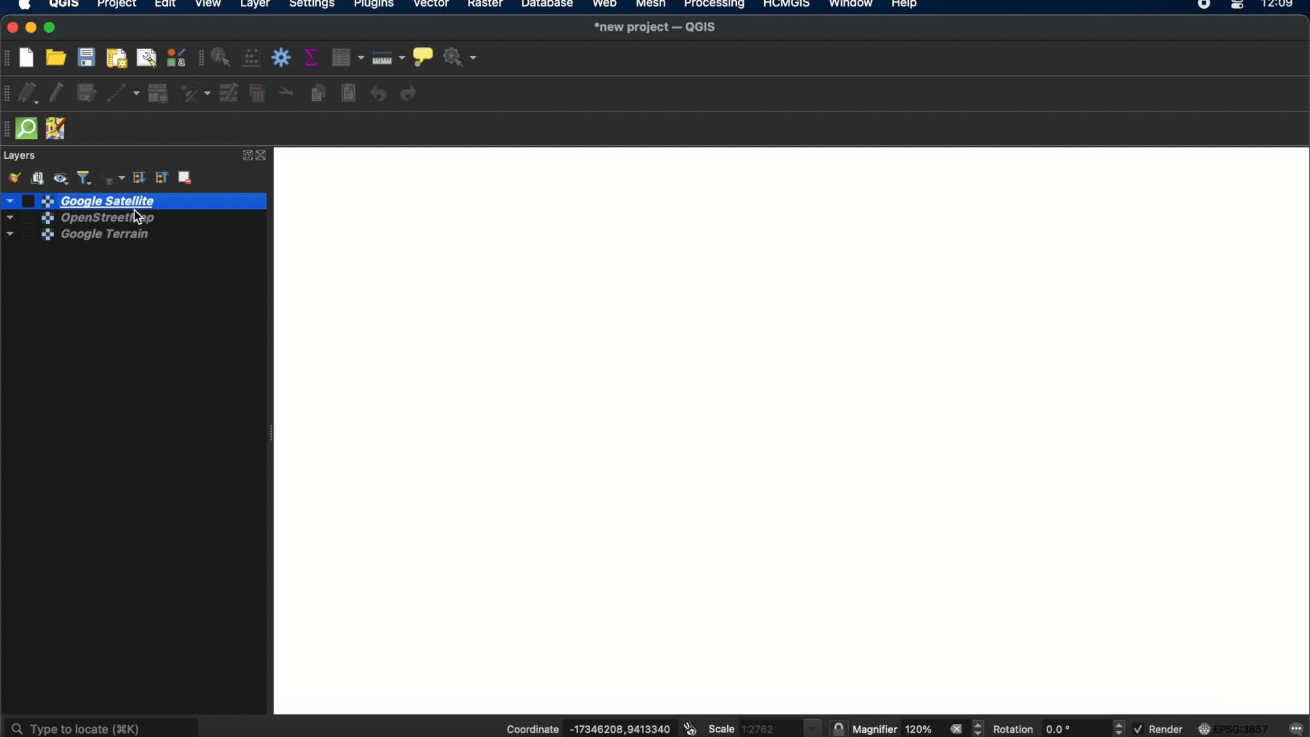 This screenshot has width=1310, height=737. Describe the element at coordinates (63, 177) in the screenshot. I see `manage map themes` at that location.